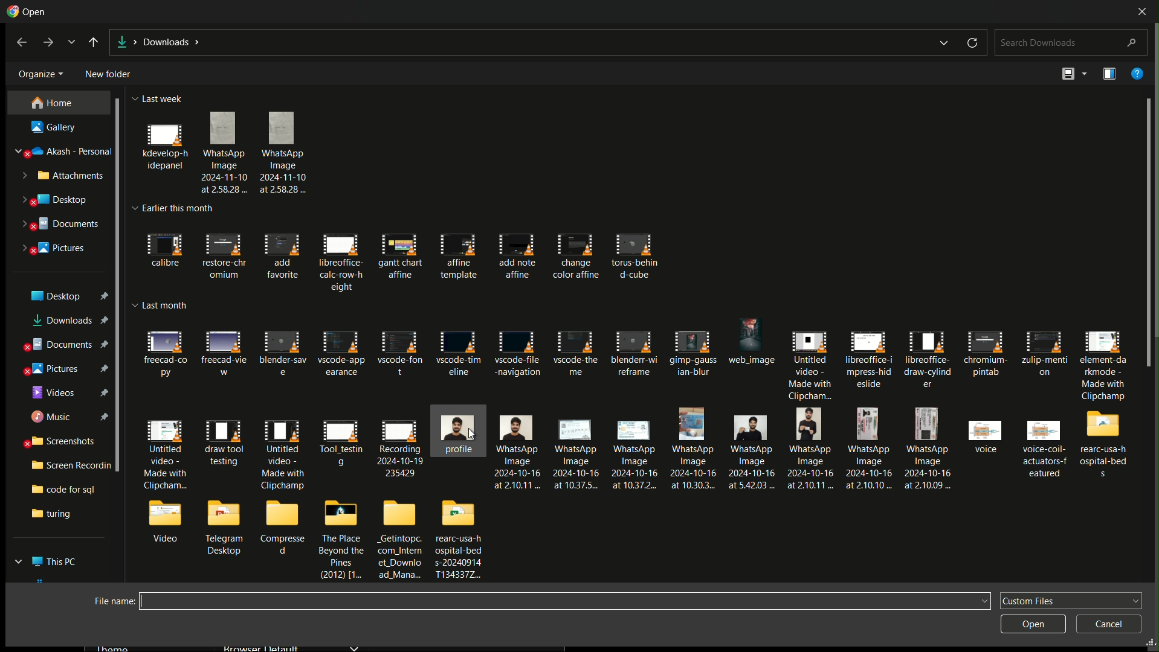  I want to click on documents, so click(59, 223).